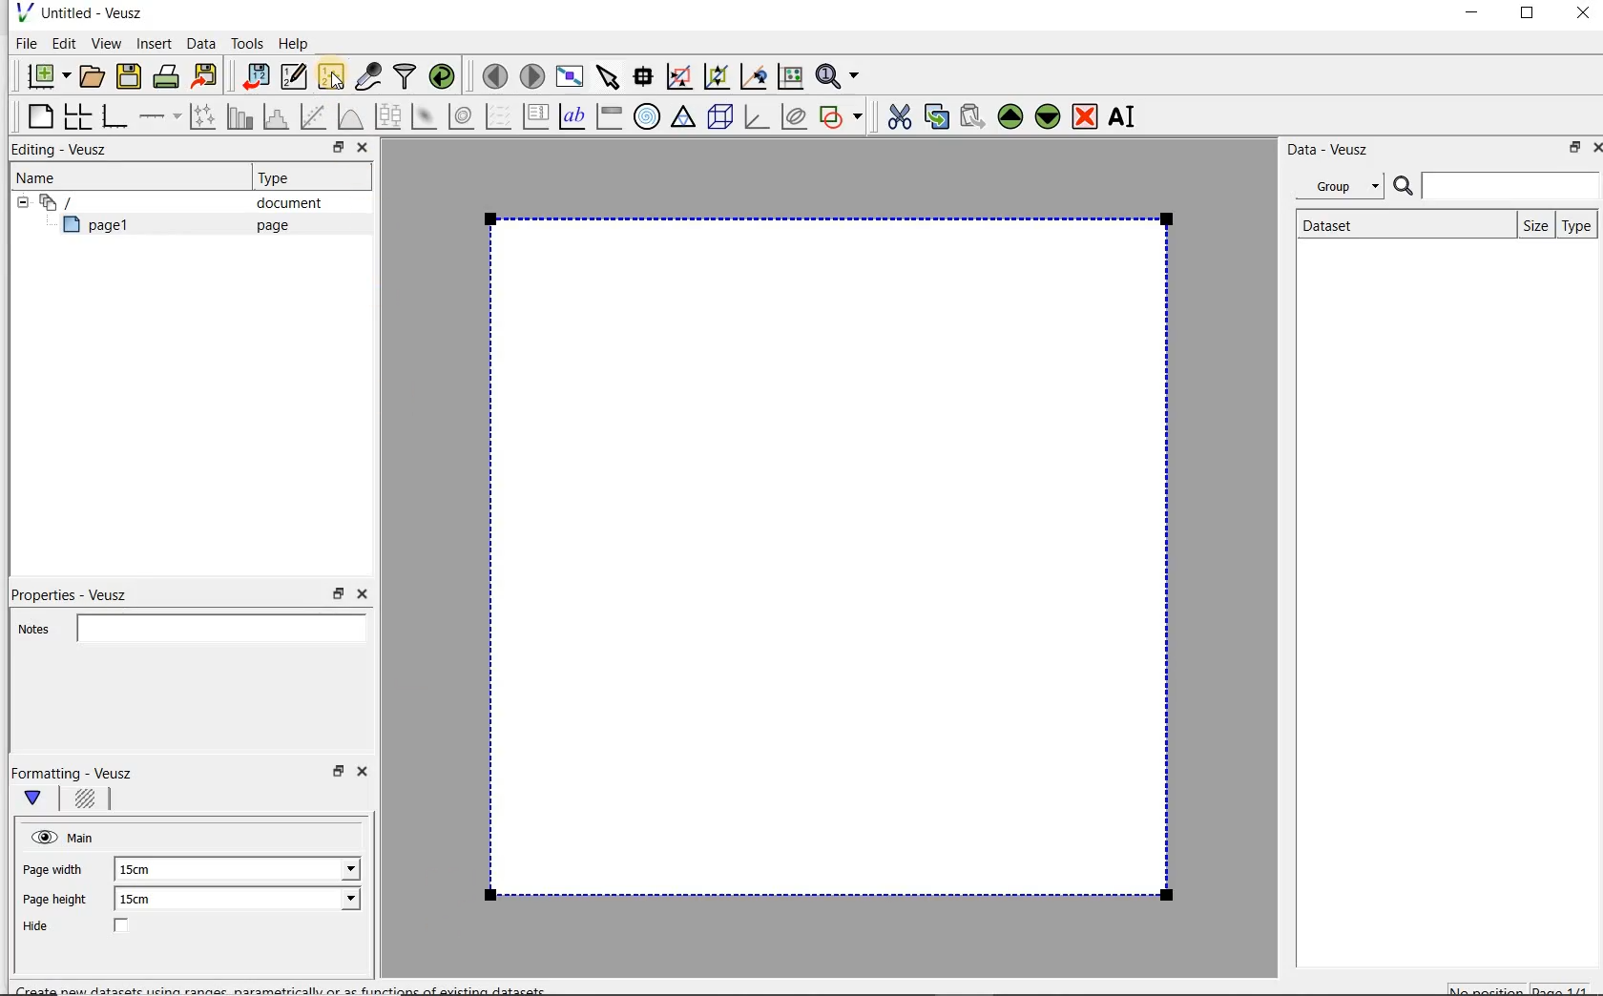 This screenshot has height=996, width=1603. I want to click on cut the selected widget, so click(896, 114).